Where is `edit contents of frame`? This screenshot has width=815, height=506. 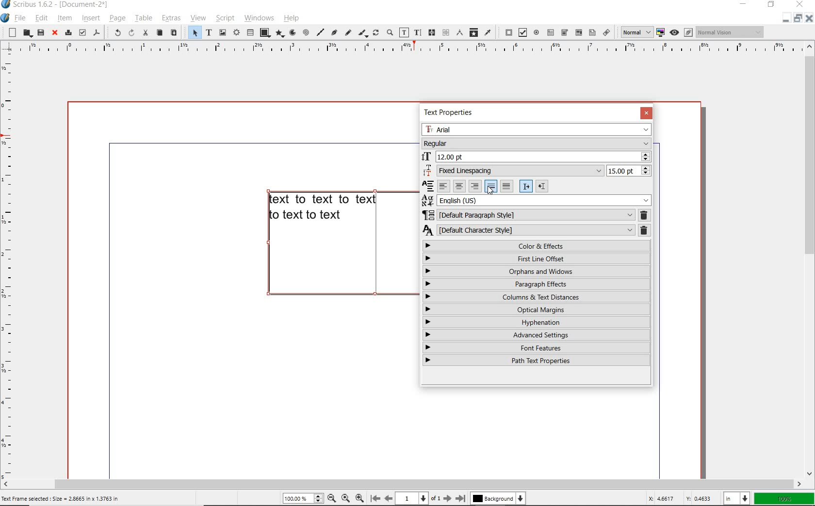 edit contents of frame is located at coordinates (404, 33).